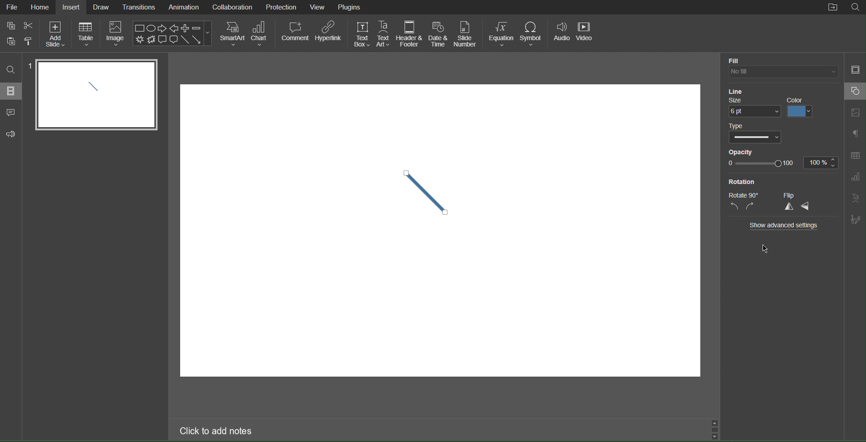  Describe the element at coordinates (426, 190) in the screenshot. I see `Line (thick)` at that location.